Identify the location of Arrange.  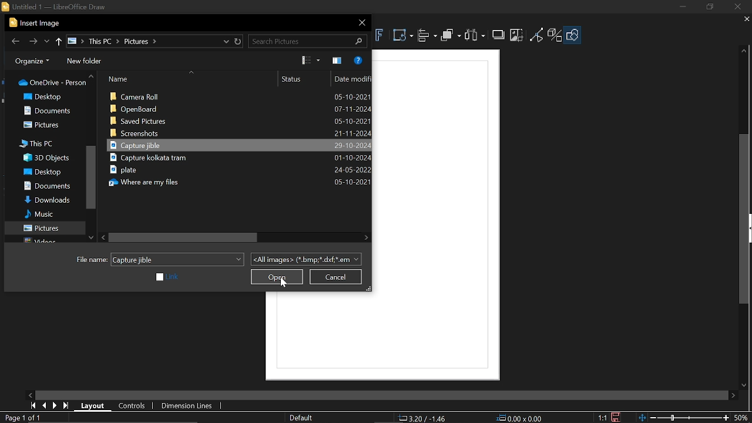
(451, 37).